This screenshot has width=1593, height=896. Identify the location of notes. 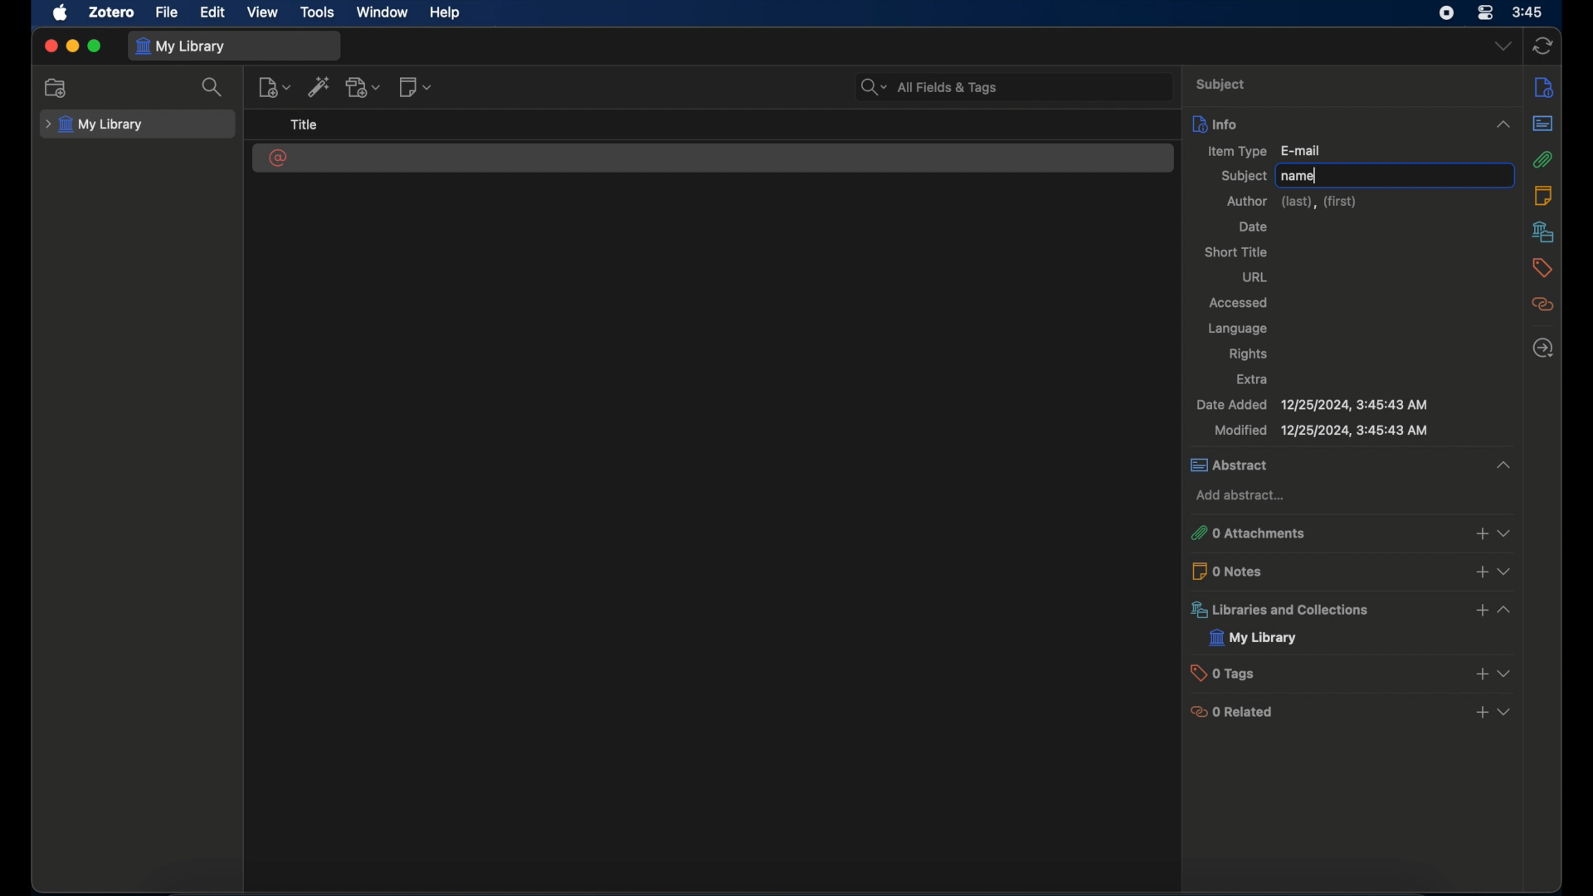
(1543, 196).